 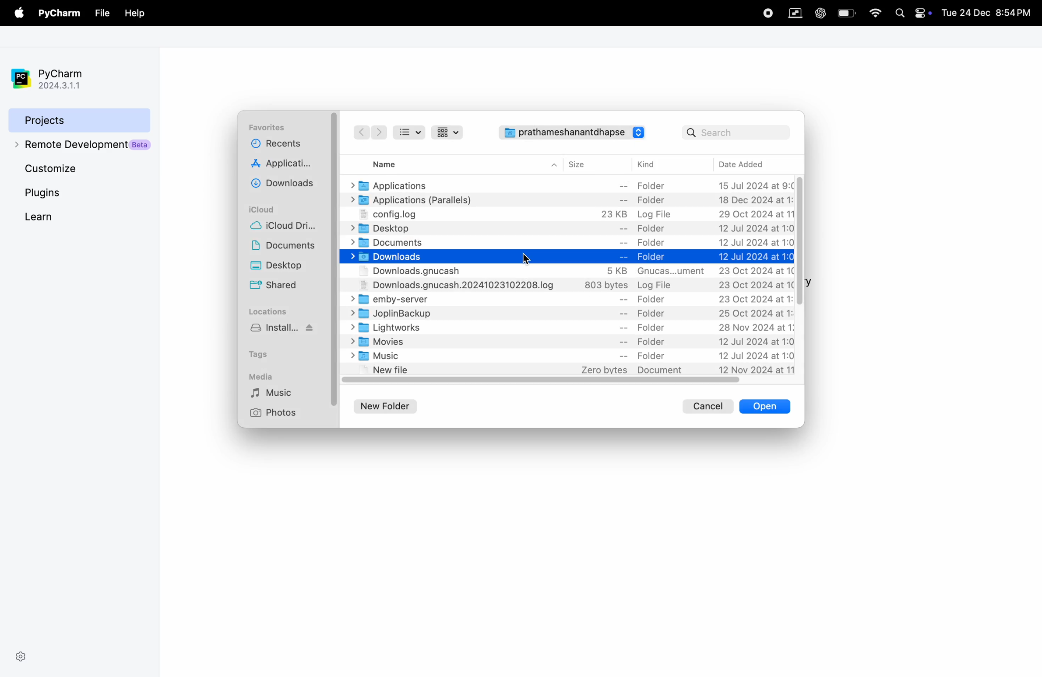 What do you see at coordinates (568, 200) in the screenshot?
I see `applications (parallels)` at bounding box center [568, 200].